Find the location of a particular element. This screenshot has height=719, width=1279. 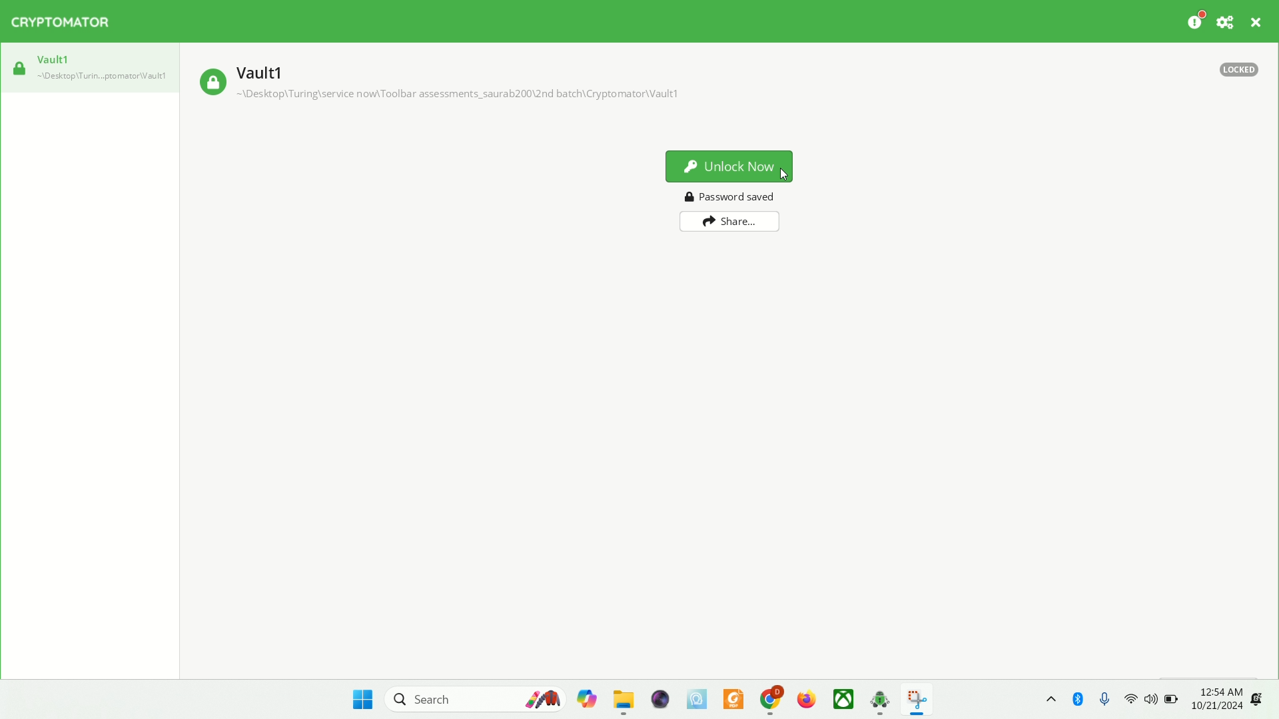

notification is located at coordinates (1258, 697).